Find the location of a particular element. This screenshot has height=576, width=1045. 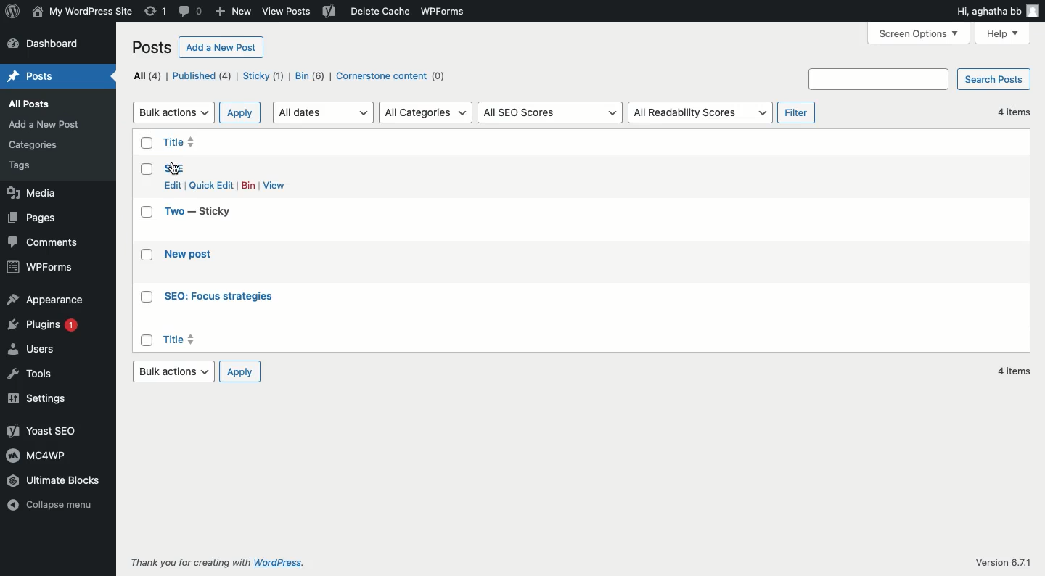

4 items is located at coordinates (1015, 371).